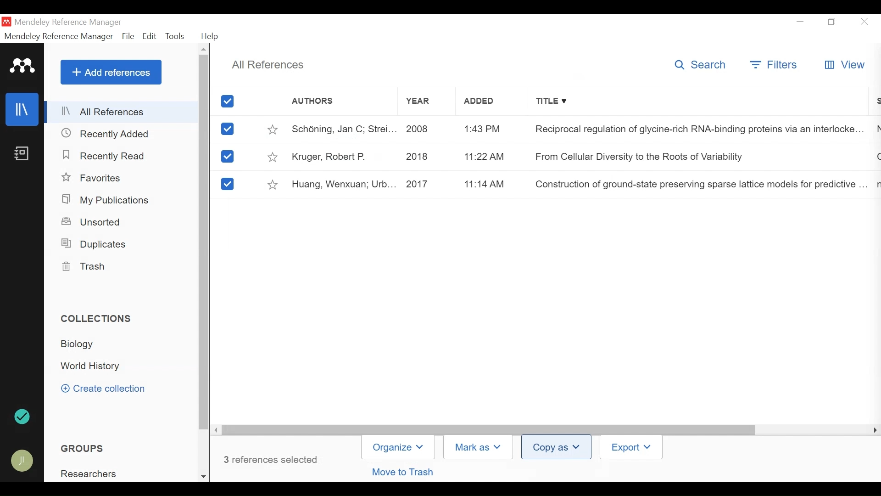 The width and height of the screenshot is (881, 496). Describe the element at coordinates (84, 267) in the screenshot. I see `Trash` at that location.